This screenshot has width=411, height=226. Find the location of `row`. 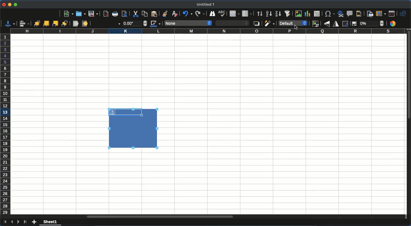

row is located at coordinates (234, 14).